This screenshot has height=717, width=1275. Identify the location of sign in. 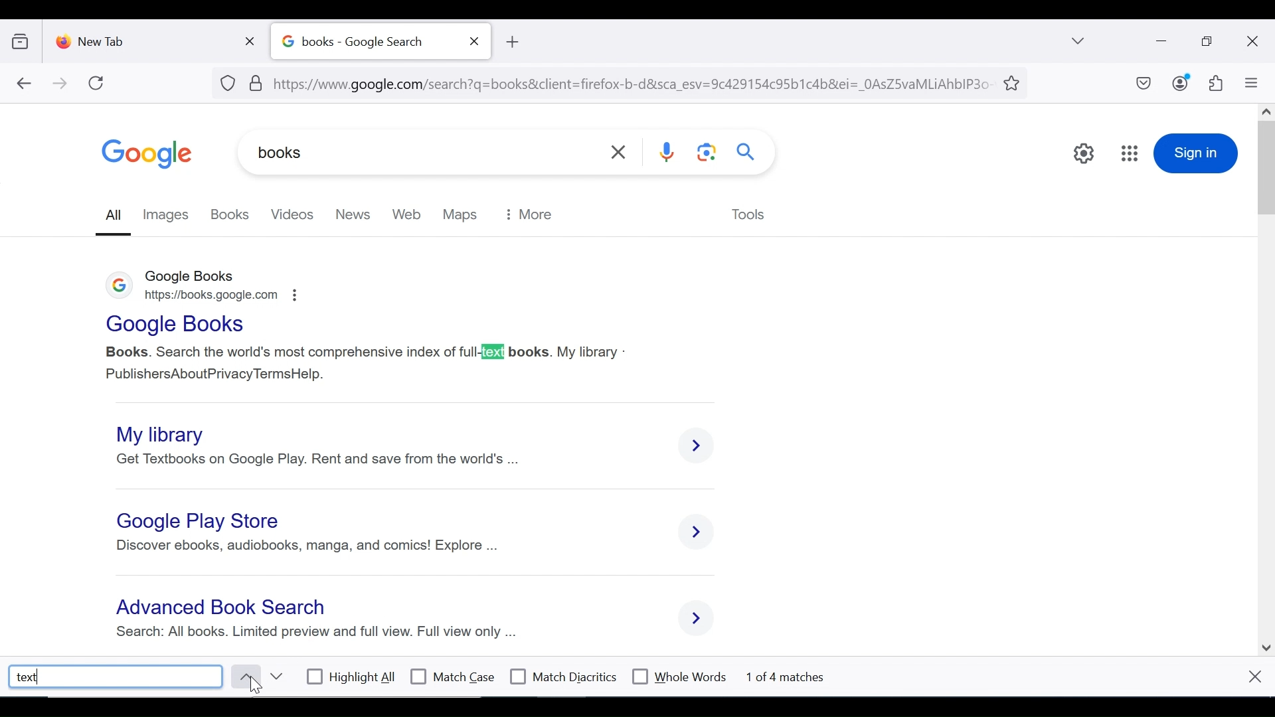
(1197, 152).